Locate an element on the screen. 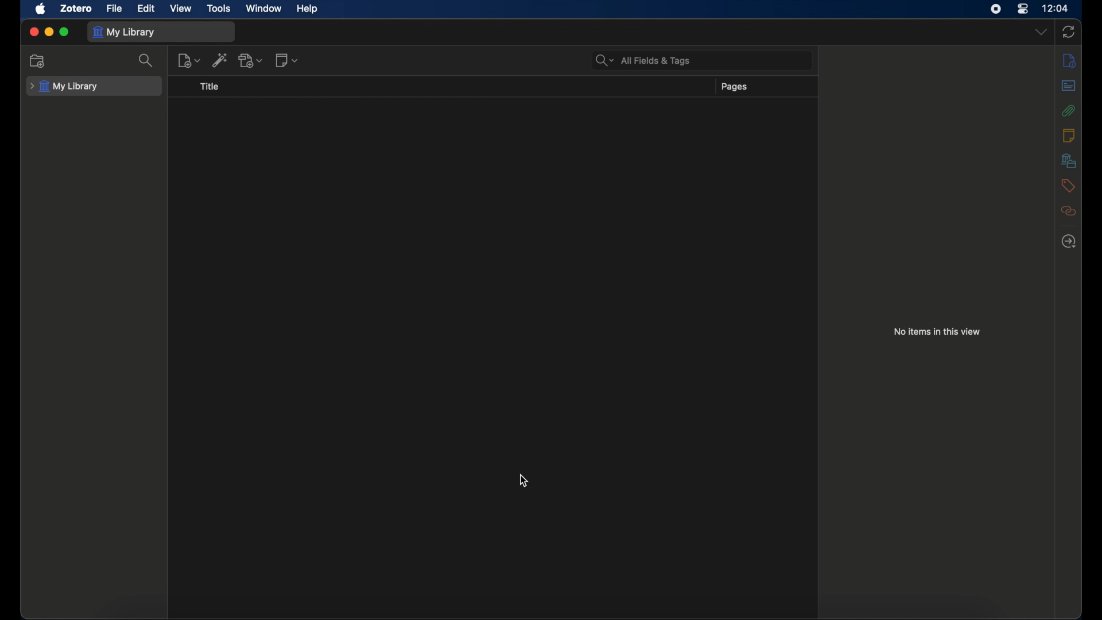 The image size is (1102, 620). add attachments is located at coordinates (250, 60).